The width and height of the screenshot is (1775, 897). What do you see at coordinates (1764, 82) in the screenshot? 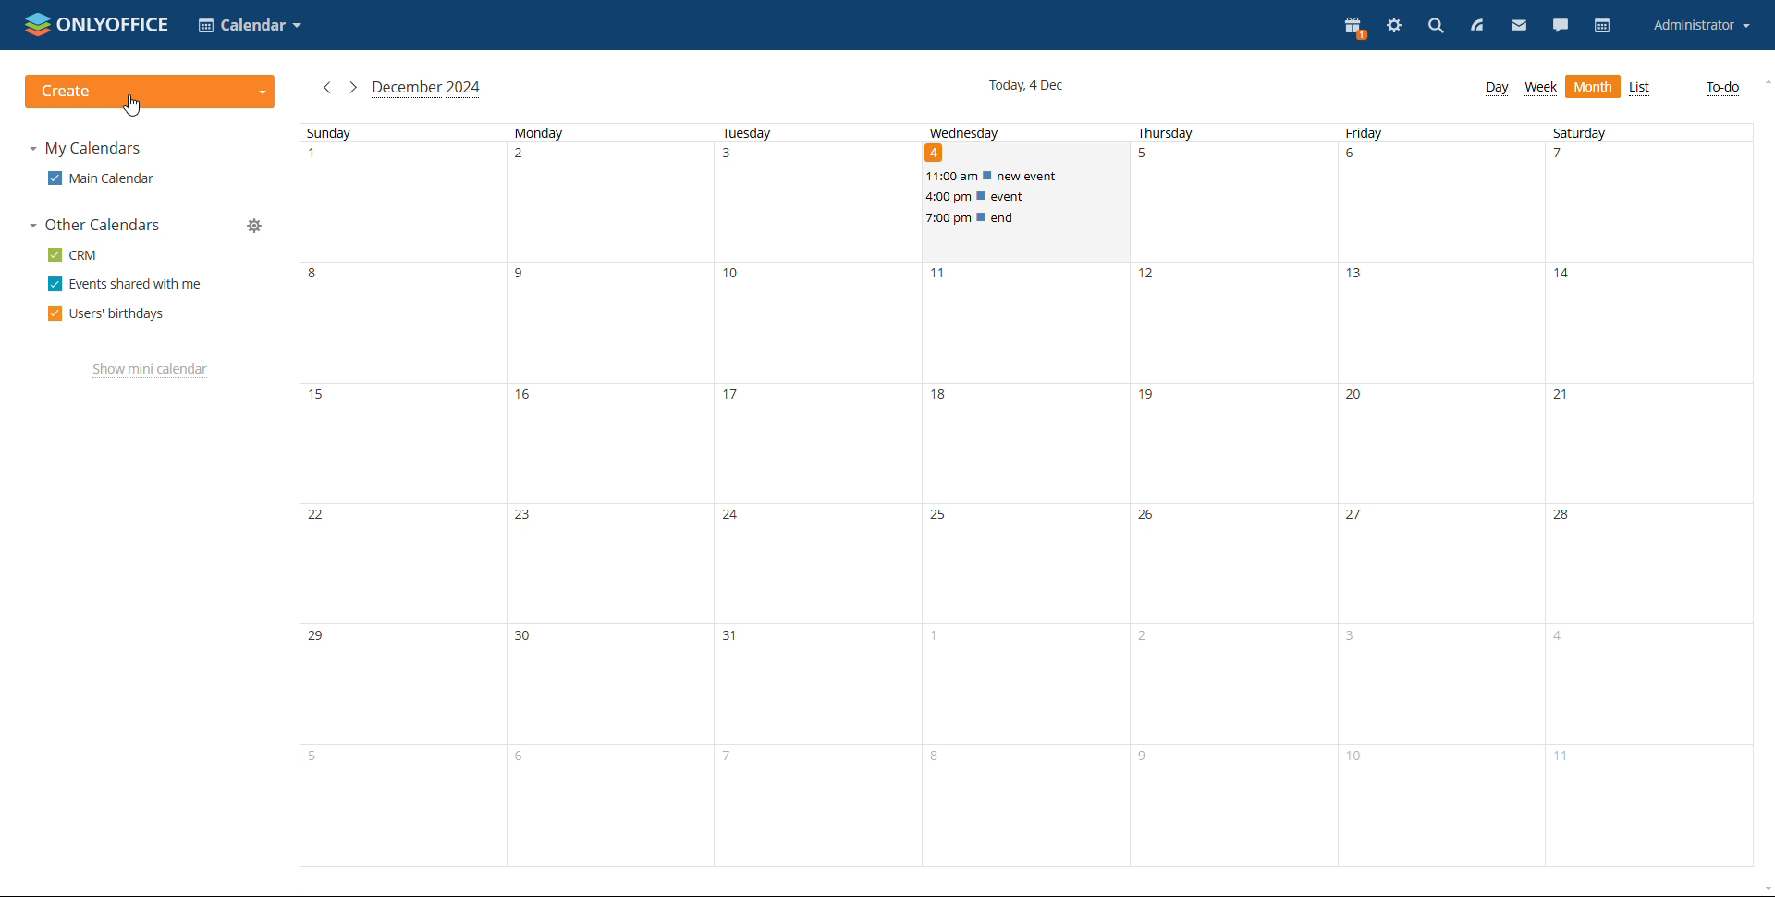
I see `scroll up` at bounding box center [1764, 82].